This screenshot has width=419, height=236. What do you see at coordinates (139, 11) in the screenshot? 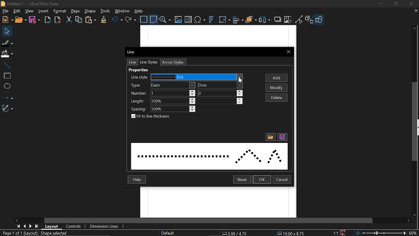
I see `Help` at bounding box center [139, 11].